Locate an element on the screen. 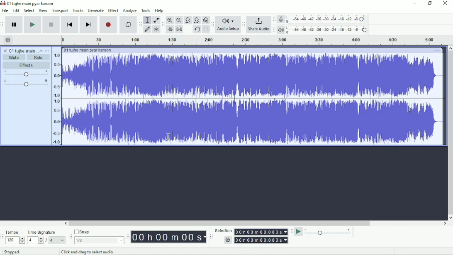 This screenshot has height=255, width=453. Select is located at coordinates (29, 10).